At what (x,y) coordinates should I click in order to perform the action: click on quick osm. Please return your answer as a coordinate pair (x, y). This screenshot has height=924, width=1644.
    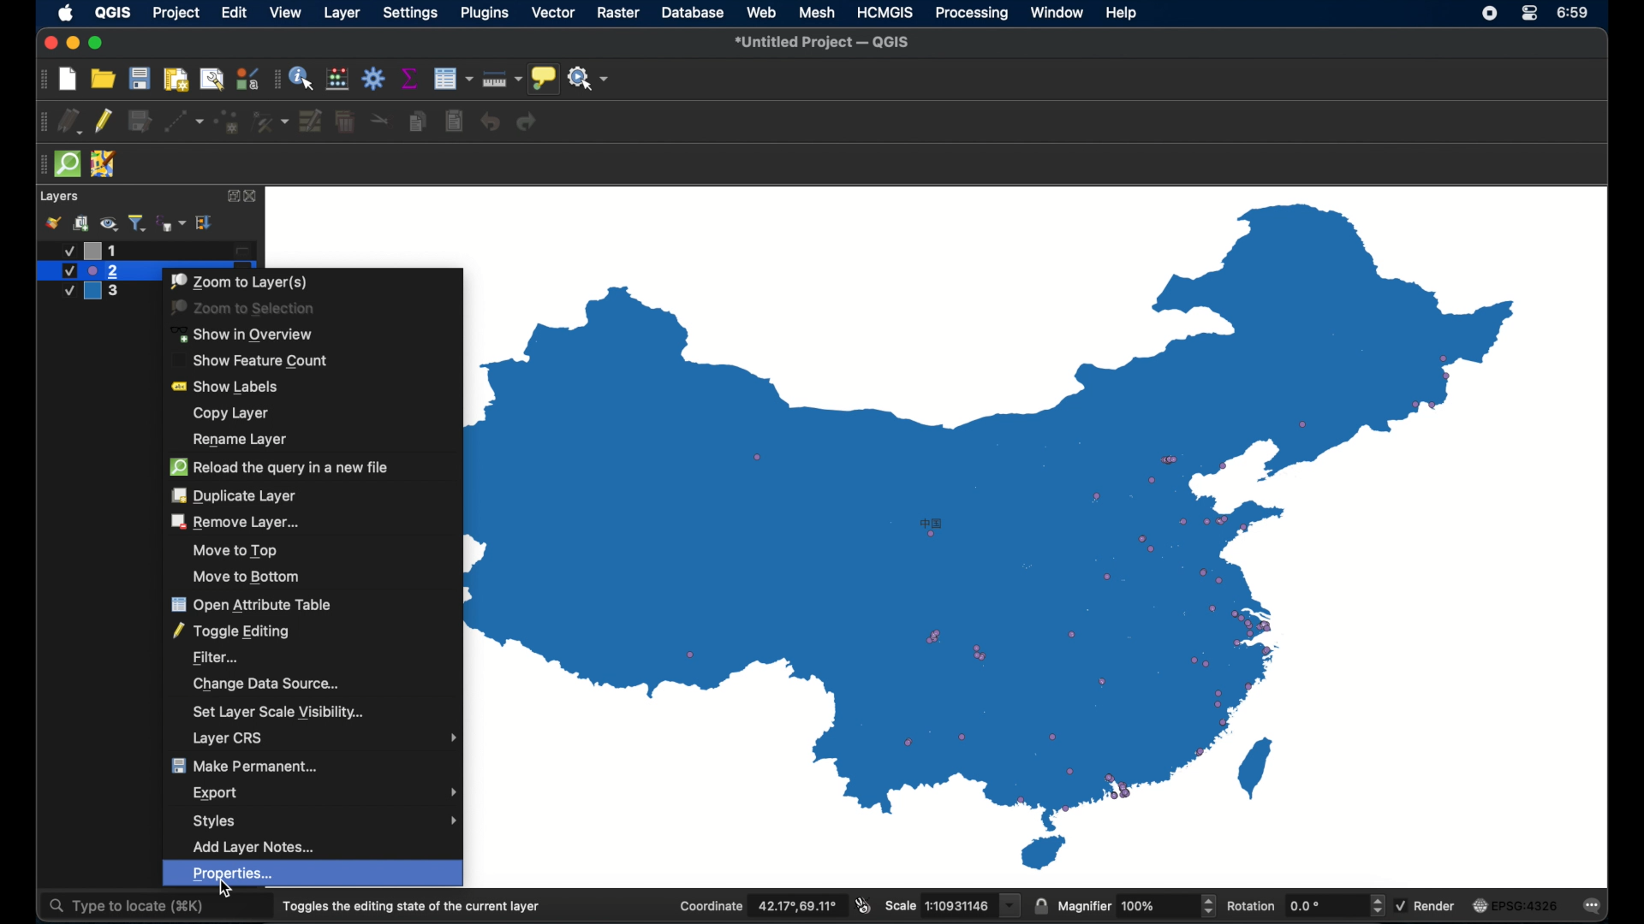
    Looking at the image, I should click on (68, 164).